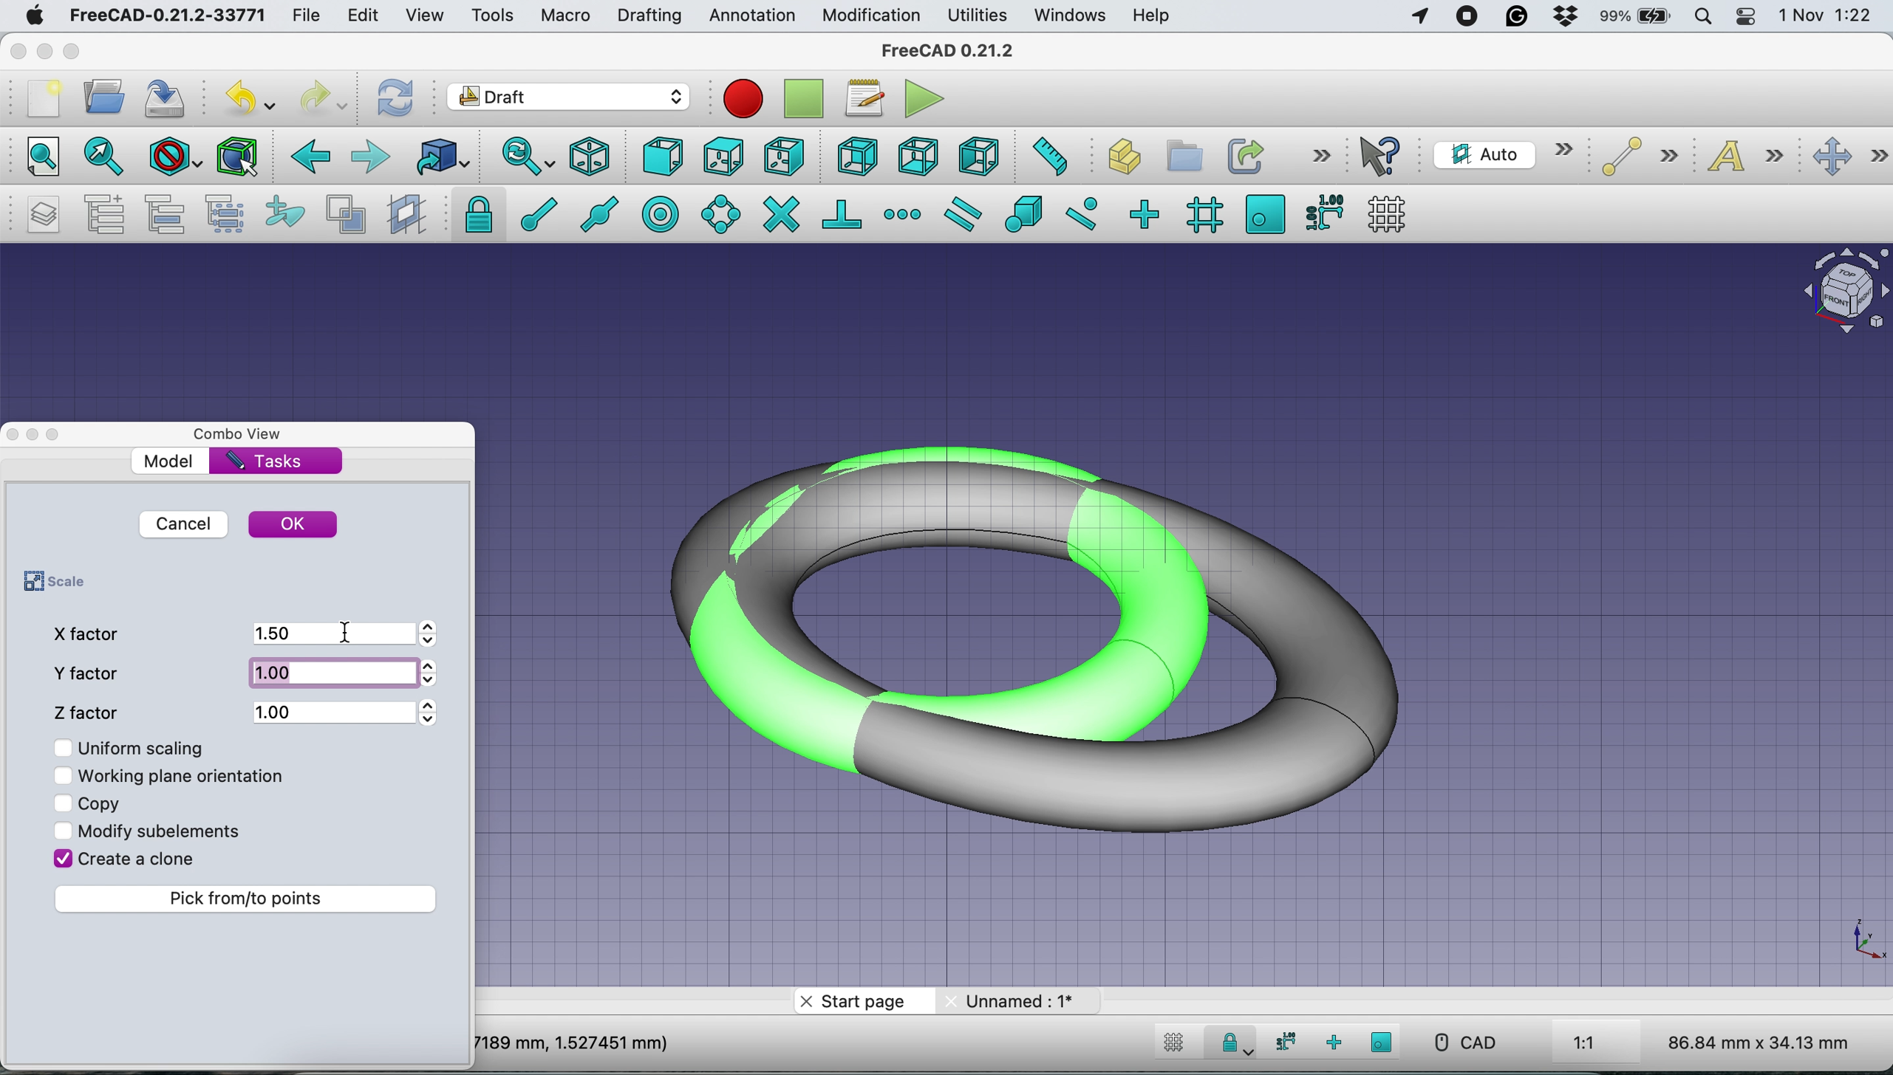  I want to click on fit all selection, so click(100, 158).